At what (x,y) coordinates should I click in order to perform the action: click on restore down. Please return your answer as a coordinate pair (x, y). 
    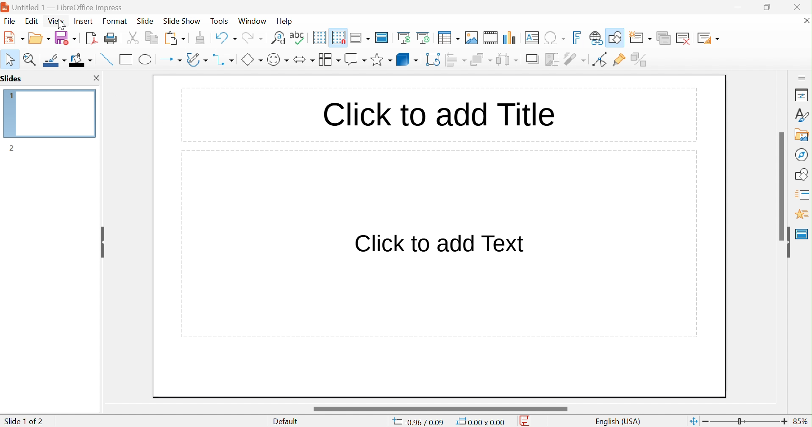
    Looking at the image, I should click on (768, 7).